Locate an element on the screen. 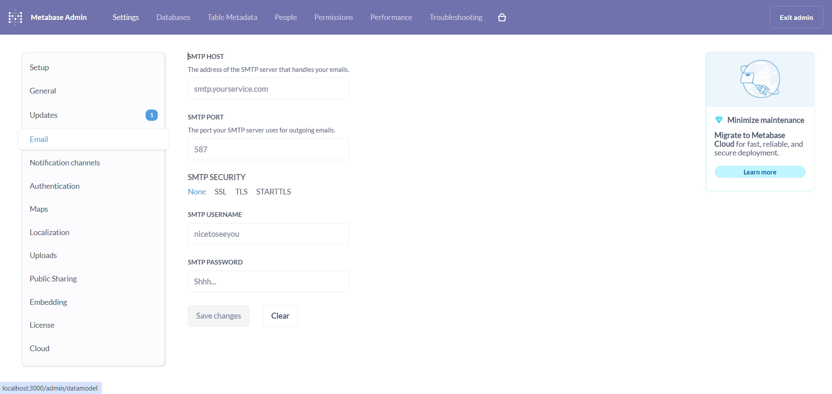 Image resolution: width=832 pixels, height=394 pixels. exit admin is located at coordinates (796, 18).